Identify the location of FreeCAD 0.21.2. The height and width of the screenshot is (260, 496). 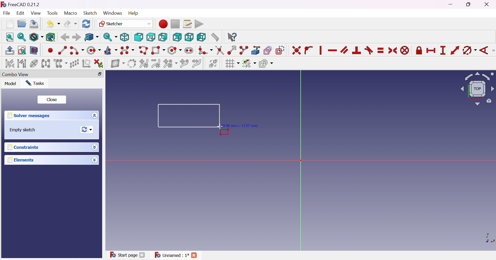
(20, 4).